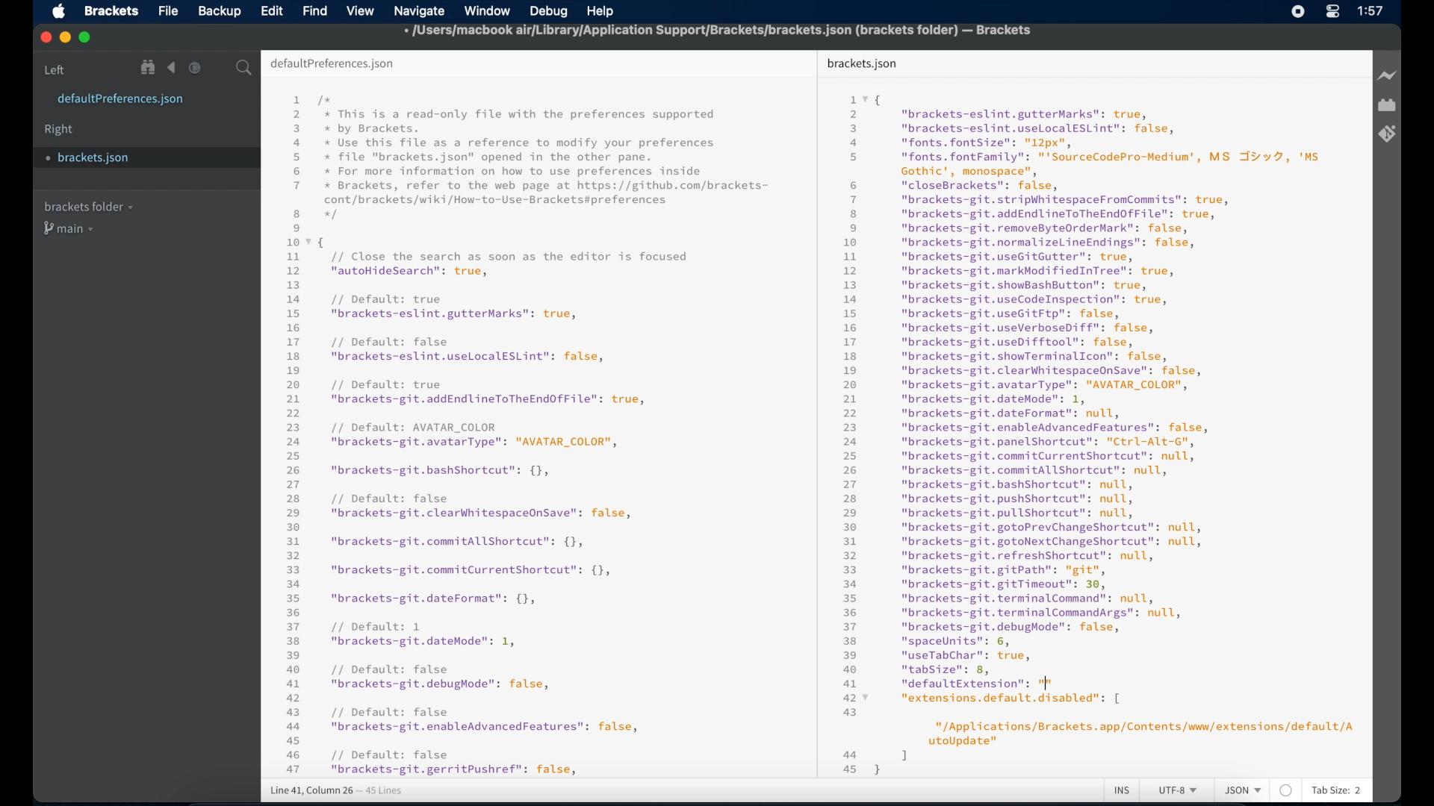  I want to click on 1v{2 "brackets-eslint.gutterMarks": true,3 "brackets-eslint.uselocalESLint": false,4 "fonts. fontSize": "12px",5 "fonts. fontFamily": "'SourceCodePro-Medium', MS JY v%, 'MSGothic’, monospace”,6 "closeBrackets": false,7 "brackets-git.stripWhitespaceFromCommits": true,8 "brackets-git.addEndlineToTheEndOfFile": true,9 "brackets-git.removeByteOrderMark": false,10 "brackets-git.normalizelineEndings": false,1 "brackets-git.useGitGutter": true,12 "brackets-git.markModifiedInTree": true,13 "brackets-git.showBashButton": true,14 "brackets-git.useCodeInspection": true,15 "brackets-git.useGitFtp": false,16 "brackets-git.useVerboseDiff": false,17 "brackets-git.useDifftool": false,18 "brackets-git.showTerminalIcon": false,19 "brackets-git.clearWhitespaceOnsave": false,20 "brackets-git.avatarType": "AVATAR_COLOR",21 "brackets-git.dateMode": 1,22 "brackets-git.dateFormat": null,23 "brackets-git.enableAdvancedFeatures": false,24 "brackets-git.panelshortcut": "Ctrl-Alt-G",25 "brackets-git.commitCurrentShortcut": null,26 "brackets-git.commitAllShortcut": null,27 "brackets-git.bashShortcut": null,28 "brackets-git.pushShortcut": null,29 "brackets-git.pullShortcut": null,30 "brackets-git.gotoPrevChangeShortcut": null,31 "brackets-git.gotoNextChangeShortcut”: null,32 "brackets-git.refreshShortcut": null,33 "brackets-git.gitPath": "git",34 "brackets-git.gitTimeout": 30,1s "brackets-git.terminalCommand”: null,36 "brackets-git.terminalCommandArgs": null,37 "brackets-git.debughode": false,38 "spaceUnits": 6,39 "useTabChar": true,a0 "tabsize": 8,41 "defaultExtension": "['av "extensions.default.disabled": [a3"/Applications/Brackets.app/Contents/www/extensions/default/AutoUpdate"44 ] 45 }, so click(1090, 430).